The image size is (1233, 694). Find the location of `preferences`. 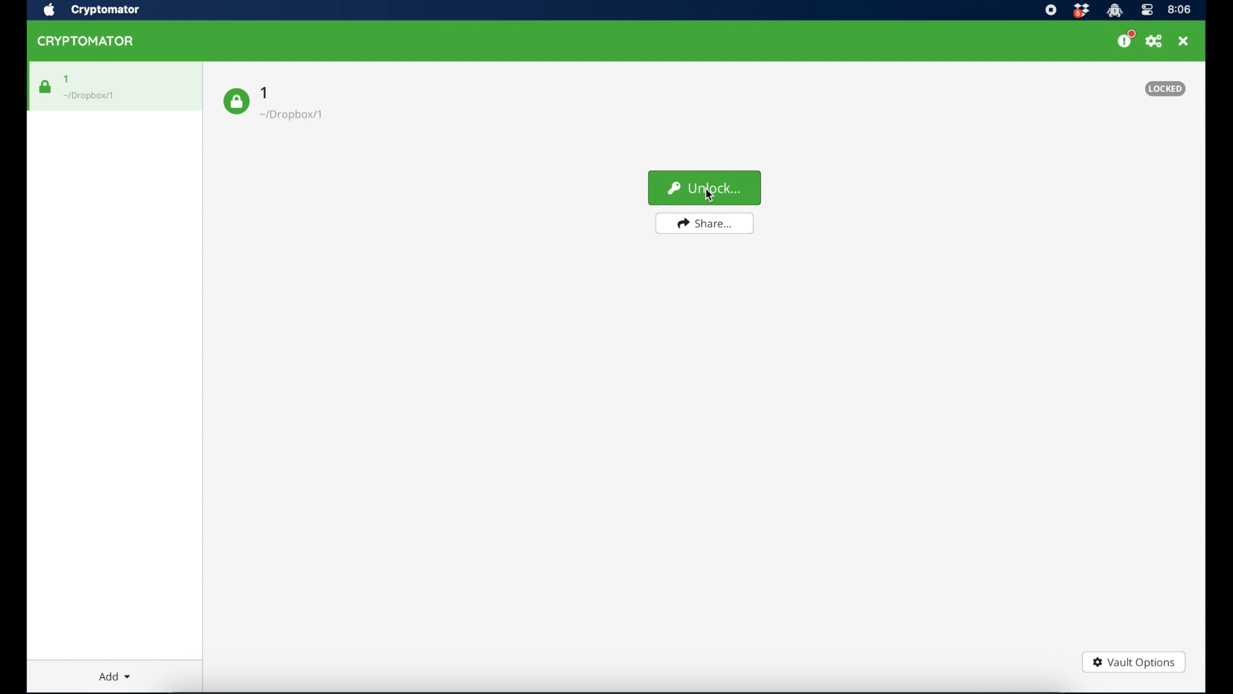

preferences is located at coordinates (1154, 41).